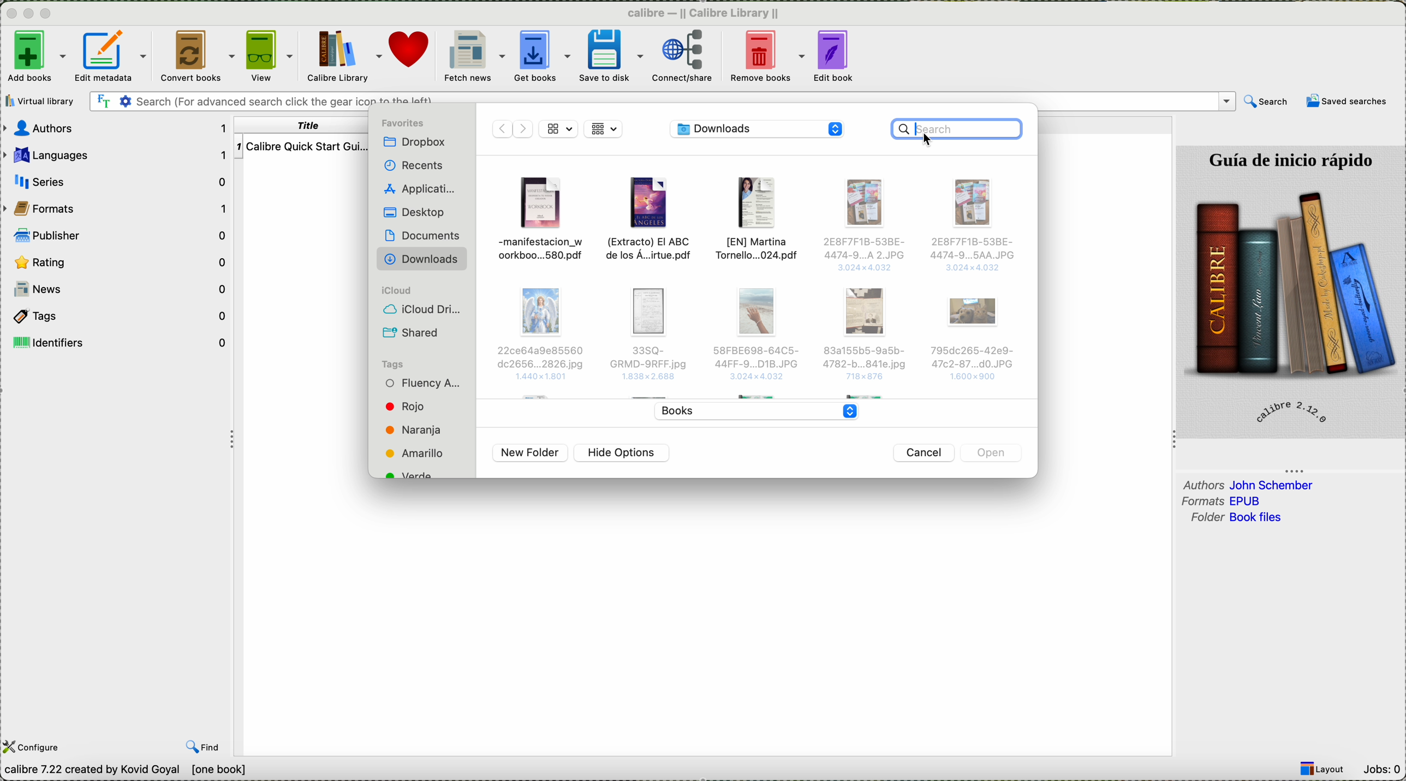 Image resolution: width=1406 pixels, height=781 pixels. Describe the element at coordinates (170, 770) in the screenshot. I see `data` at that location.